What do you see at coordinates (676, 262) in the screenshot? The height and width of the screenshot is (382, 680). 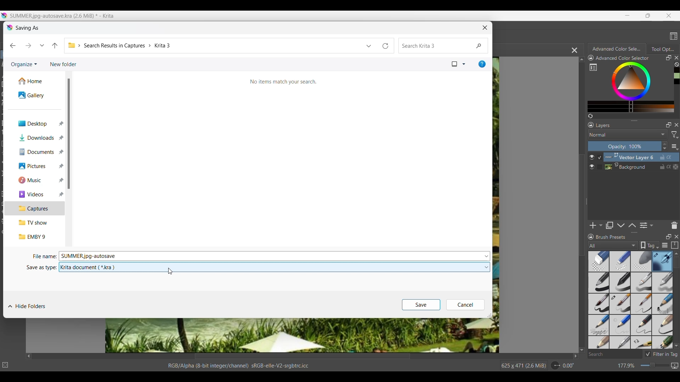 I see `Vertical slide bar` at bounding box center [676, 262].